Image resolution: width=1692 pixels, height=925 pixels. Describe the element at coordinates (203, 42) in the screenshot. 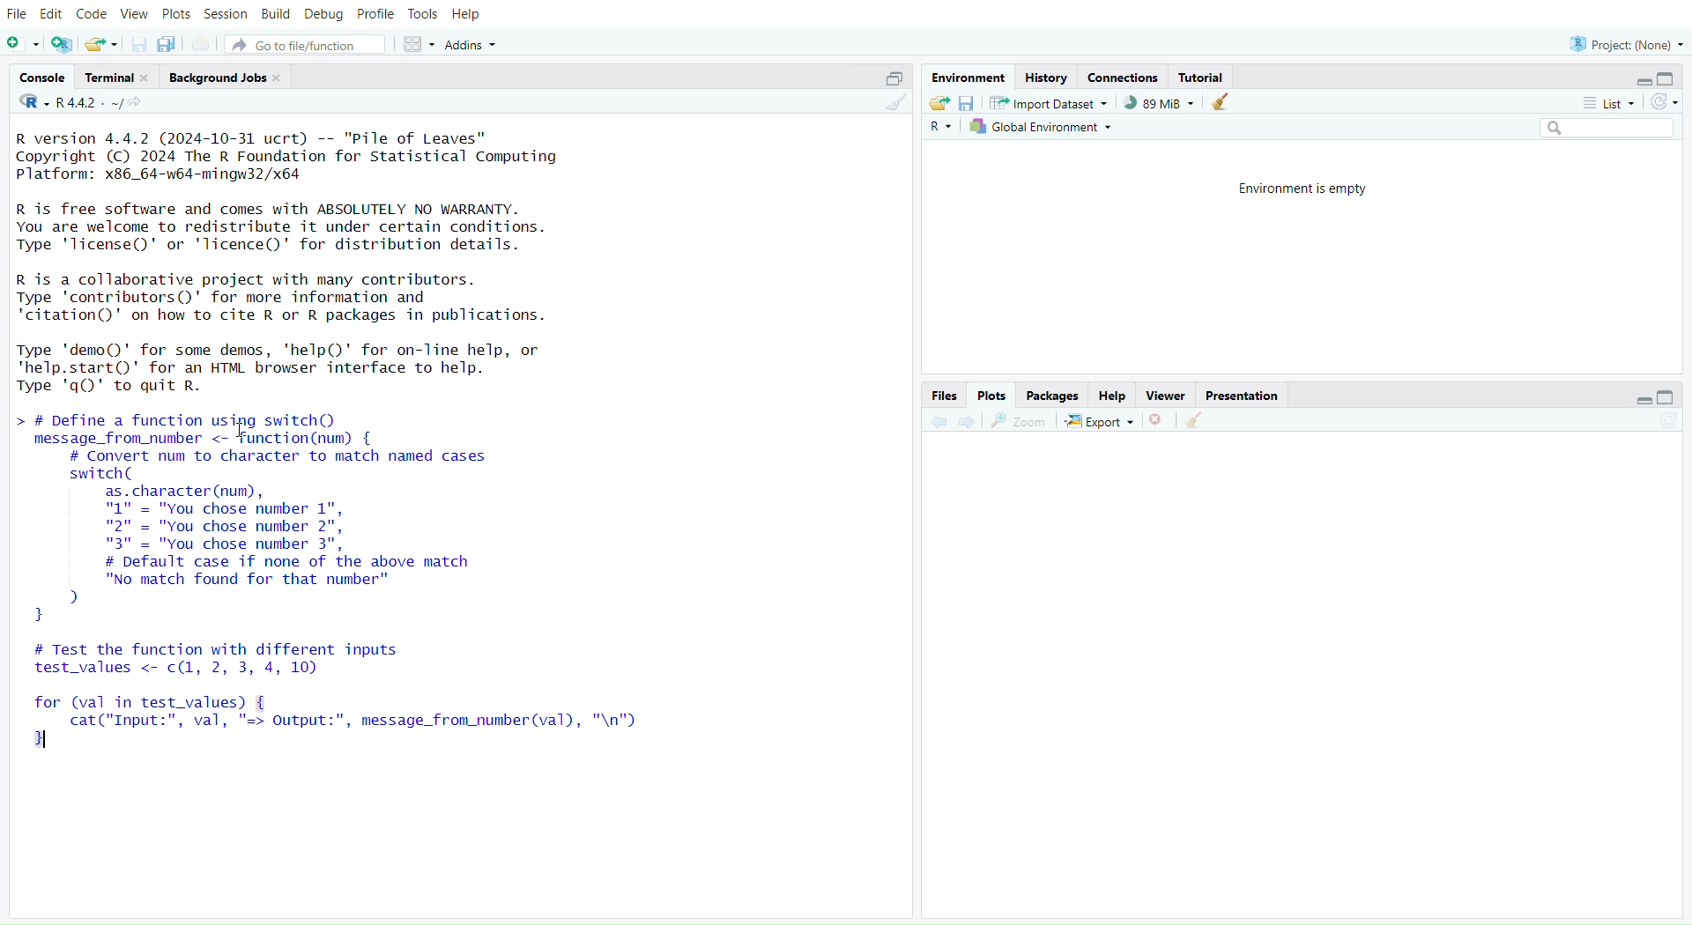

I see `Print the current file` at that location.